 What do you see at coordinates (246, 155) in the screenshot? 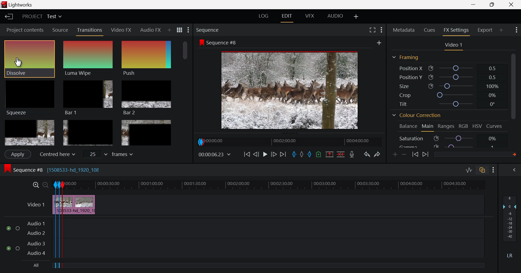
I see `To Beginning` at bounding box center [246, 155].